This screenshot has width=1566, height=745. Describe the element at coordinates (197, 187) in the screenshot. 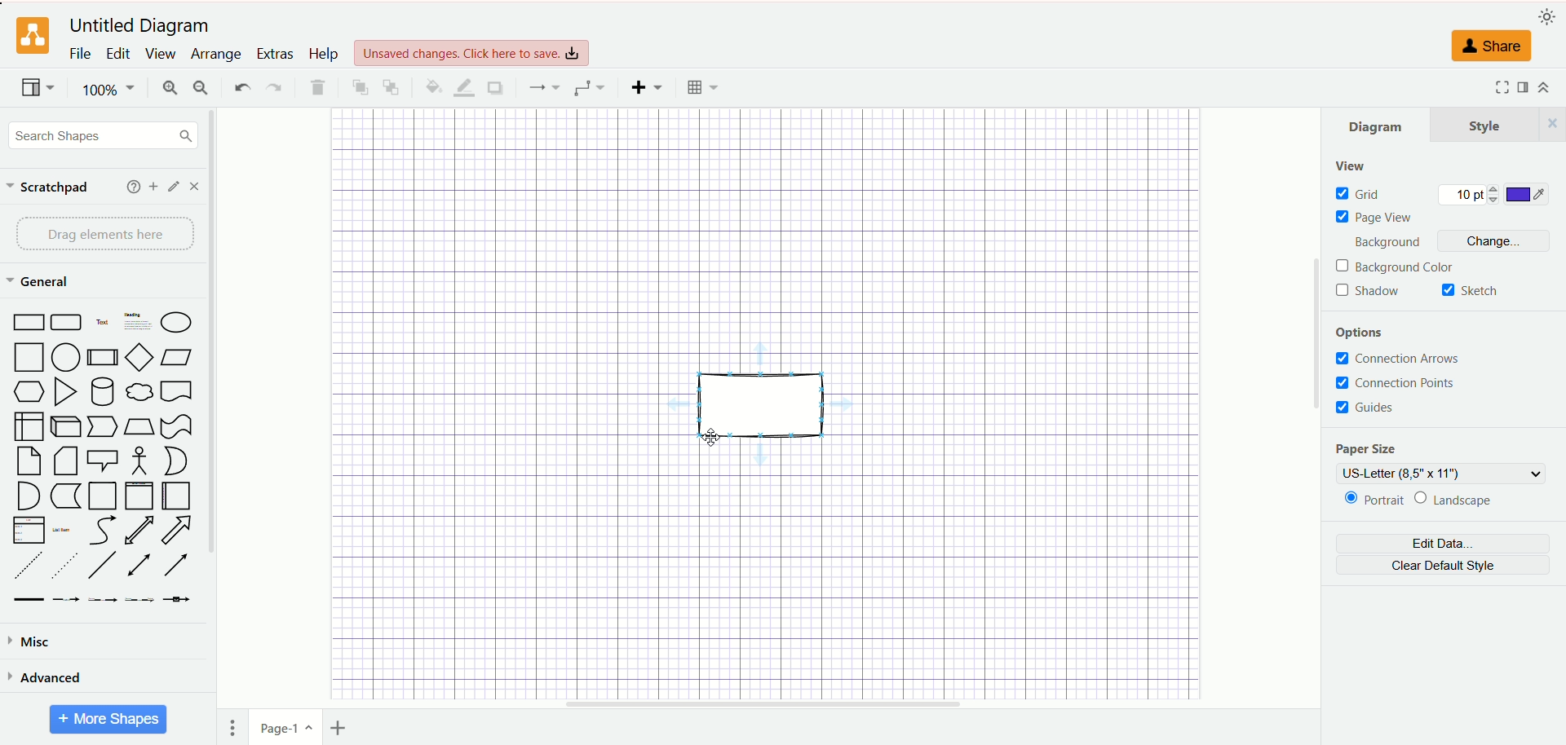

I see `close` at that location.